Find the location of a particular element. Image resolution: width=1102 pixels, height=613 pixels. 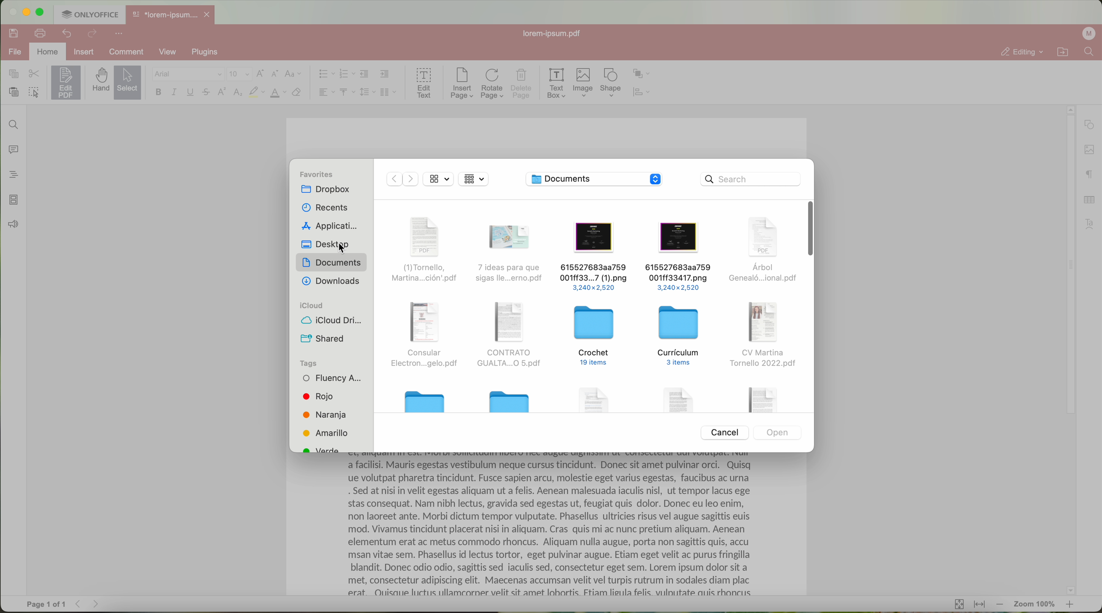

folder is located at coordinates (425, 400).